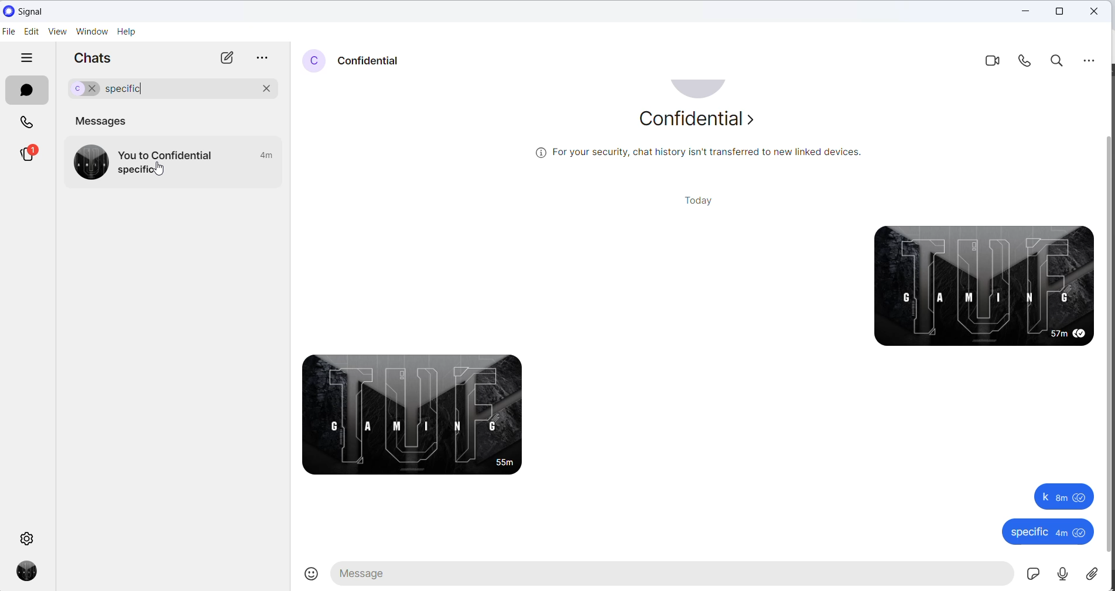  I want to click on selected chat for search, so click(80, 89).